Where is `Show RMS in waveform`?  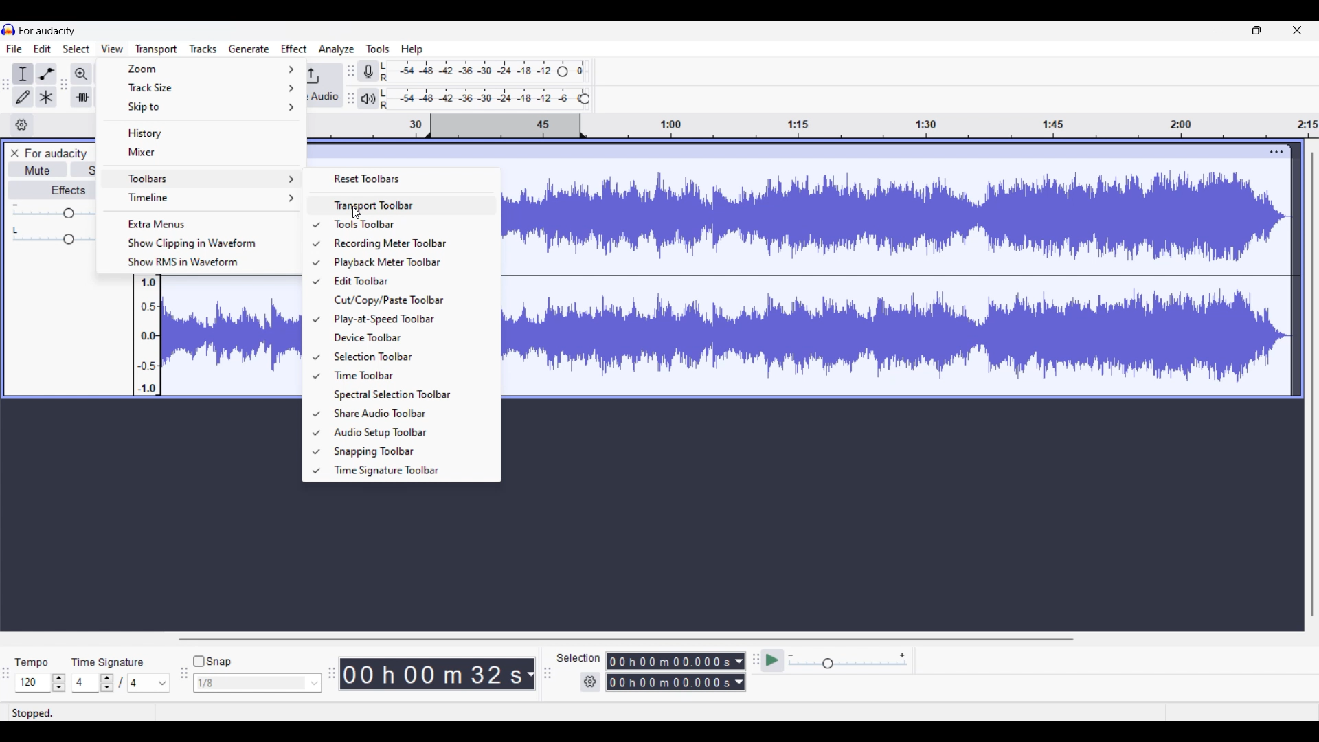
Show RMS in waveform is located at coordinates (199, 262).